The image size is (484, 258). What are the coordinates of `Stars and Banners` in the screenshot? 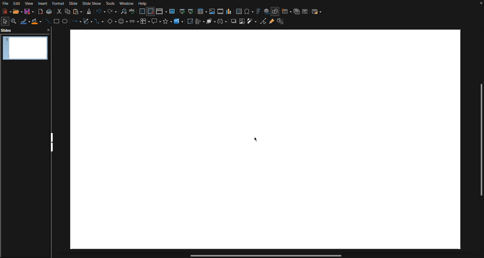 It's located at (168, 23).